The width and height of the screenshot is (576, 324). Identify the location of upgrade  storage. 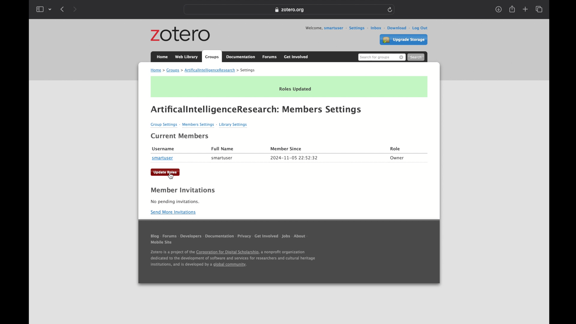
(403, 40).